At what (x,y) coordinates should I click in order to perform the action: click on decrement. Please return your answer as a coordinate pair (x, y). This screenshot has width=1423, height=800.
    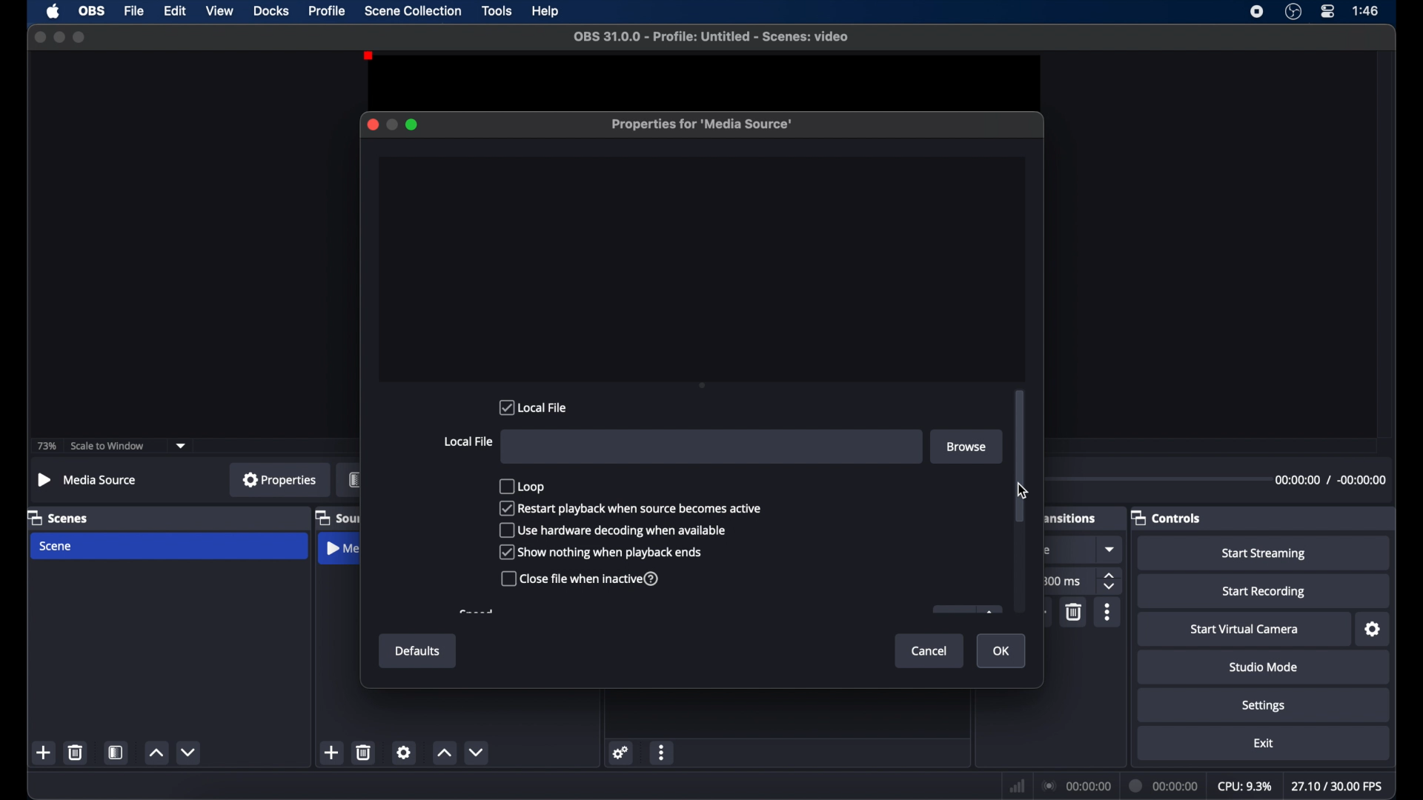
    Looking at the image, I should click on (477, 752).